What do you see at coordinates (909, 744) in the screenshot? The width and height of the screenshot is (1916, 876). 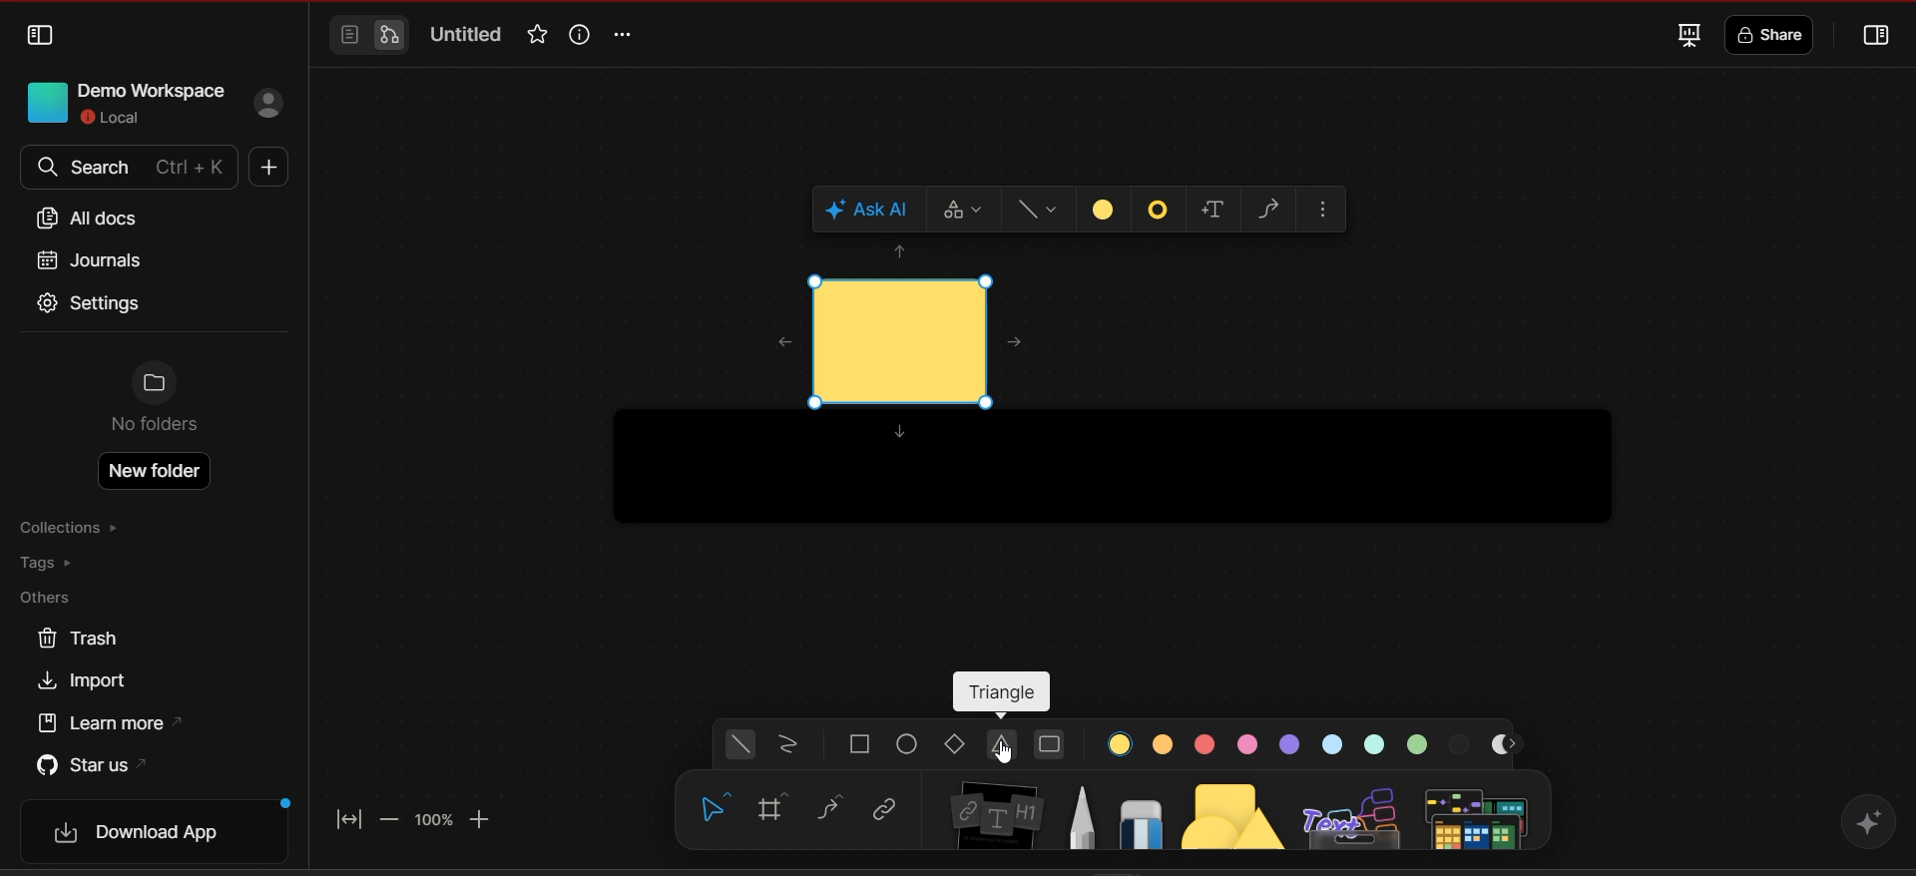 I see `ellipse` at bounding box center [909, 744].